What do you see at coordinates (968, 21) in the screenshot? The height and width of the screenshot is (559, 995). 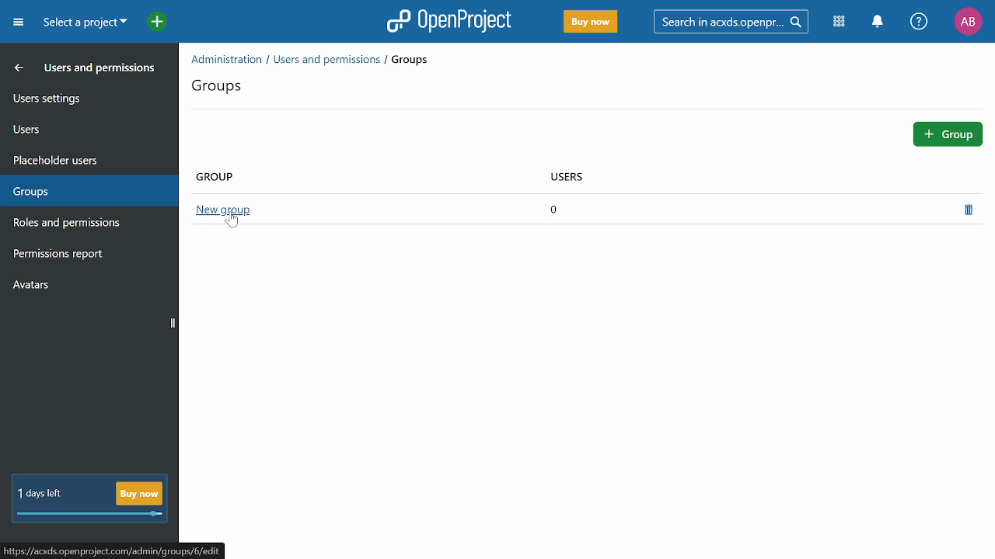 I see `Profile` at bounding box center [968, 21].